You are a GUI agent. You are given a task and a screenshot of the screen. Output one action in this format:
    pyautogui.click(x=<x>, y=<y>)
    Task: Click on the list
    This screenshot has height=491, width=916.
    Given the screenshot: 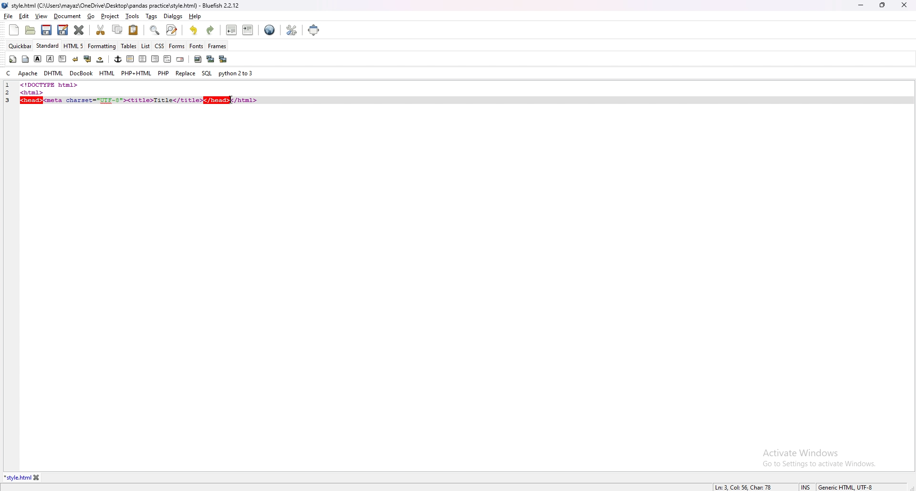 What is the action you would take?
    pyautogui.click(x=146, y=45)
    